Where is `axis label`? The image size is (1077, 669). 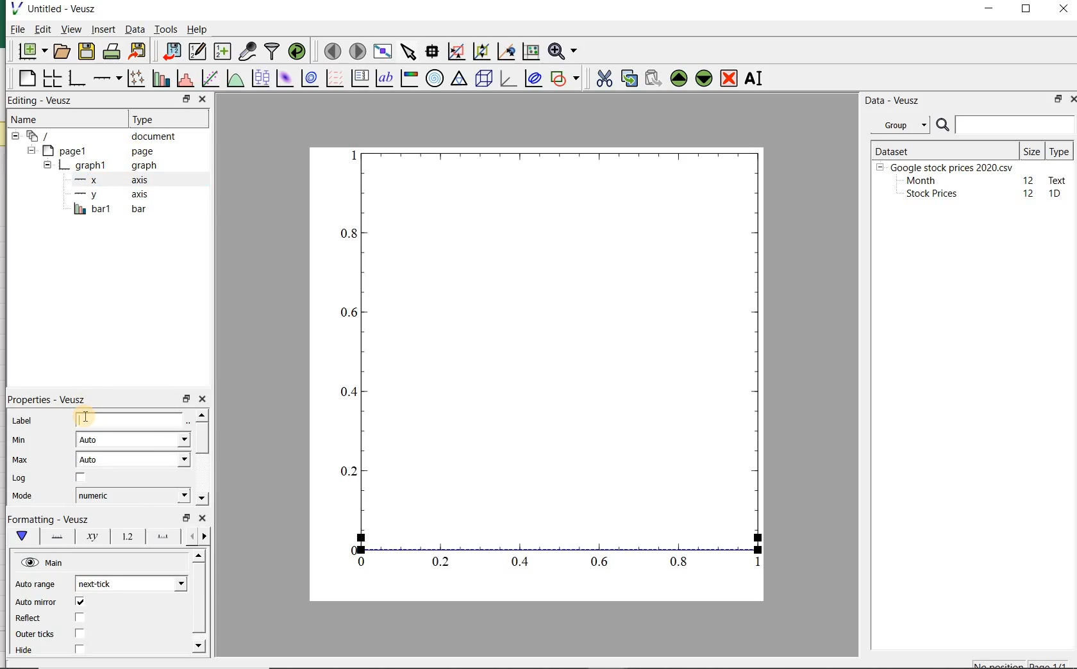
axis label is located at coordinates (90, 536).